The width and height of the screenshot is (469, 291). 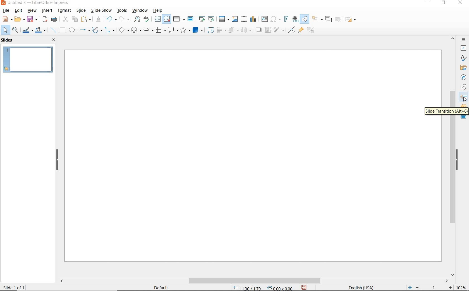 I want to click on ZOOM OUT OR ZOOM IN, so click(x=429, y=287).